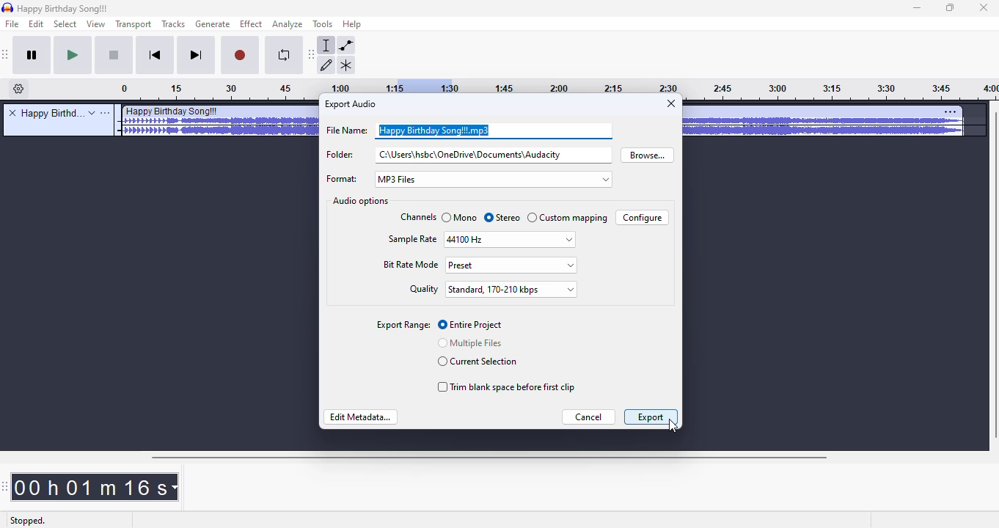  I want to click on export audio, so click(352, 104).